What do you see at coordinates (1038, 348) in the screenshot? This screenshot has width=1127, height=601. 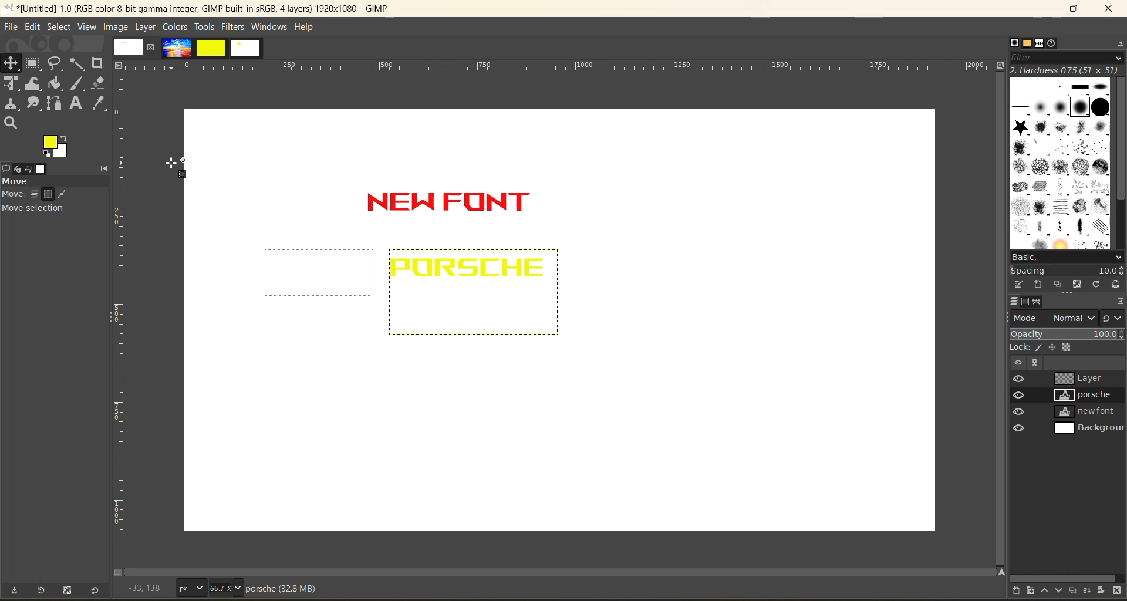 I see `pixel` at bounding box center [1038, 348].